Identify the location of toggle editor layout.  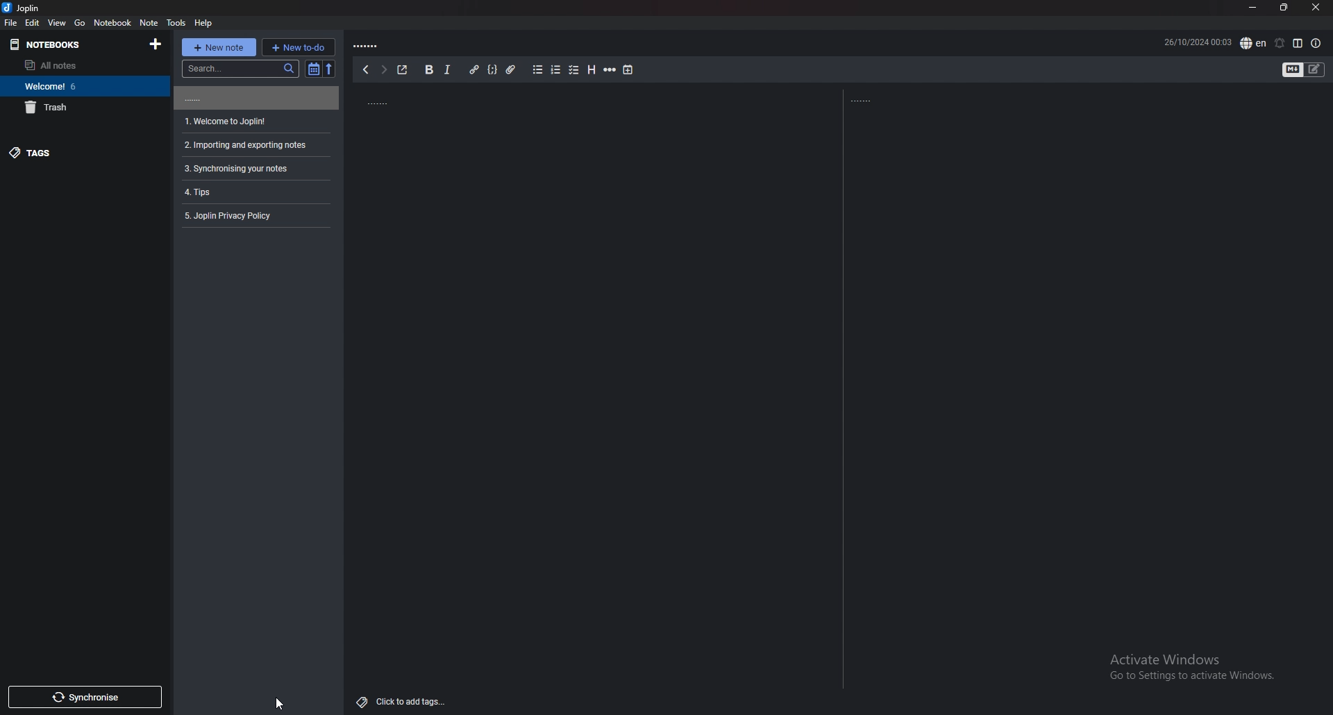
(1299, 43).